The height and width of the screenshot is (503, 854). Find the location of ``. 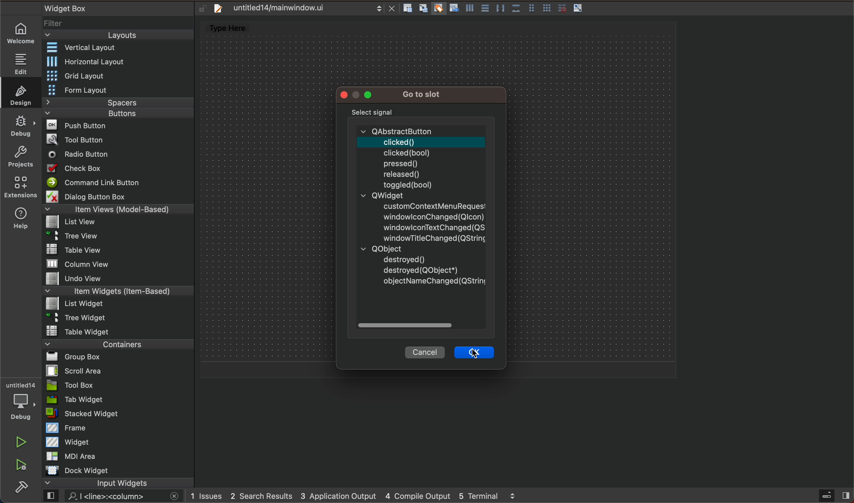

 is located at coordinates (501, 8).